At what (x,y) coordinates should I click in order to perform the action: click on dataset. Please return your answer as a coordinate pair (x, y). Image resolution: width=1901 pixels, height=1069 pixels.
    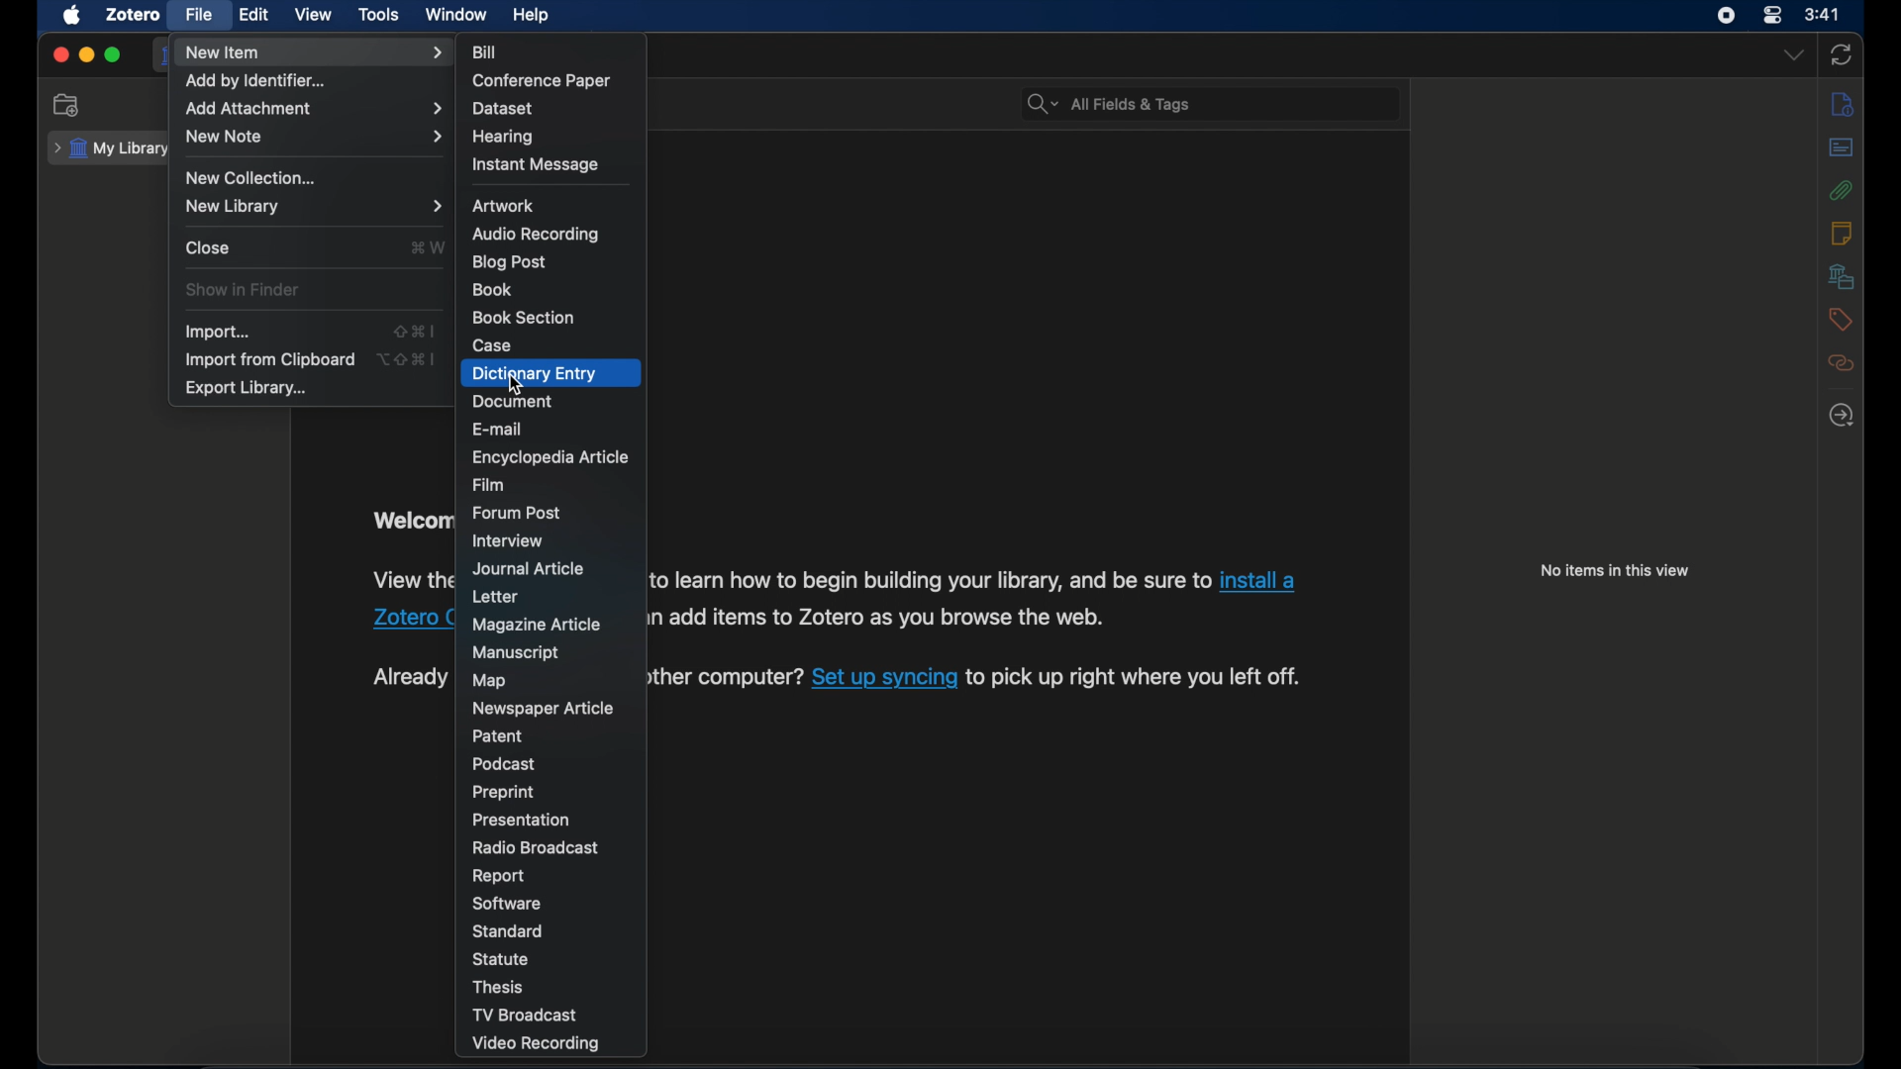
    Looking at the image, I should click on (501, 109).